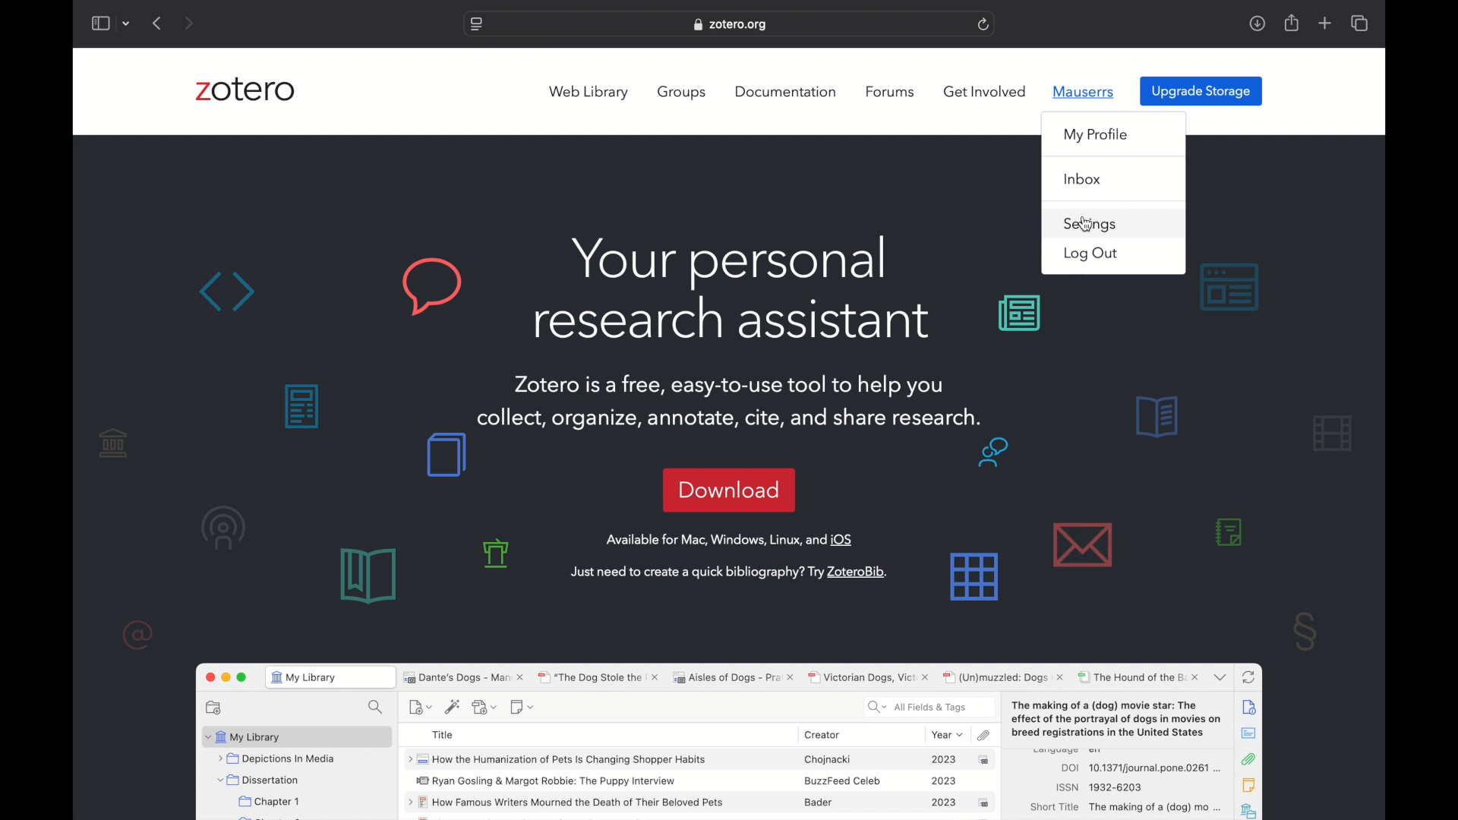 The image size is (1458, 820). I want to click on downloads, so click(1257, 24).